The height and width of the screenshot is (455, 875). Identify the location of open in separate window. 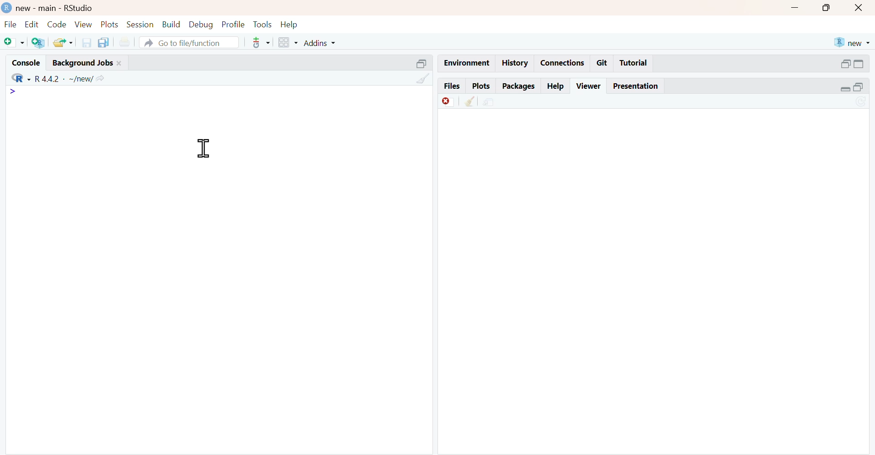
(859, 87).